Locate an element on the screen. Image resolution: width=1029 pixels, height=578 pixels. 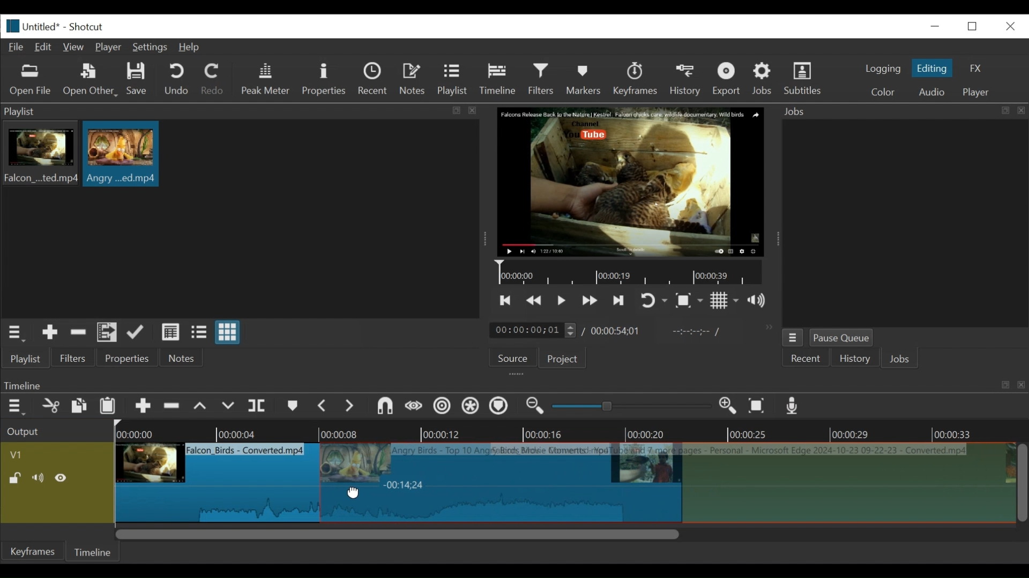
Editing is located at coordinates (934, 68).